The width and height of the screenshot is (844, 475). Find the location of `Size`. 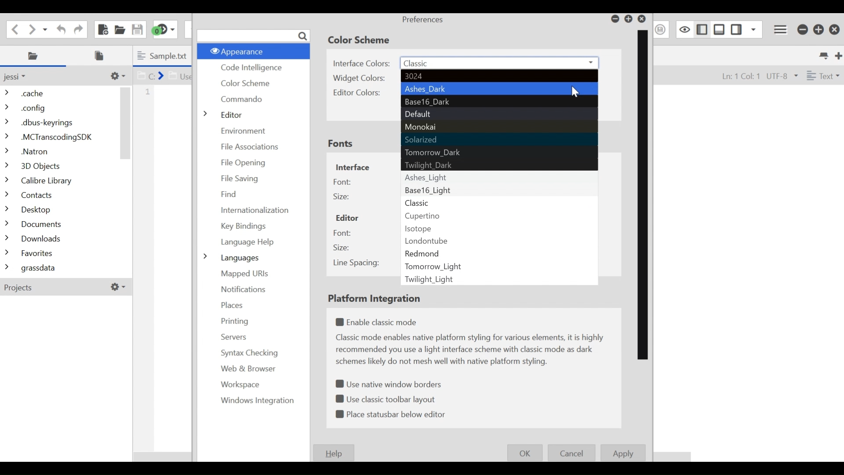

Size is located at coordinates (342, 248).